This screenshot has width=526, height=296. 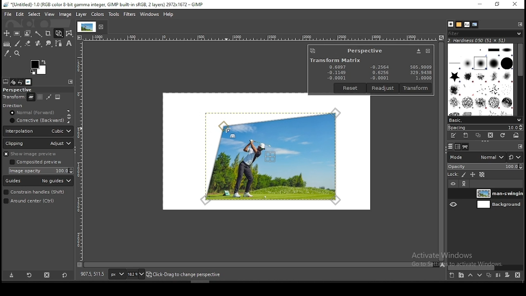 What do you see at coordinates (28, 34) in the screenshot?
I see `foreground select tool` at bounding box center [28, 34].